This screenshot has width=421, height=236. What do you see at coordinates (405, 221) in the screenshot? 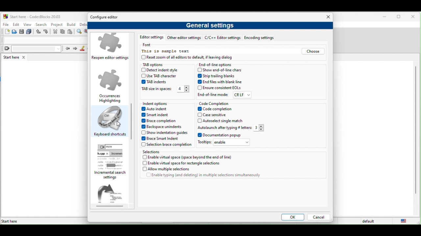
I see `united state` at bounding box center [405, 221].